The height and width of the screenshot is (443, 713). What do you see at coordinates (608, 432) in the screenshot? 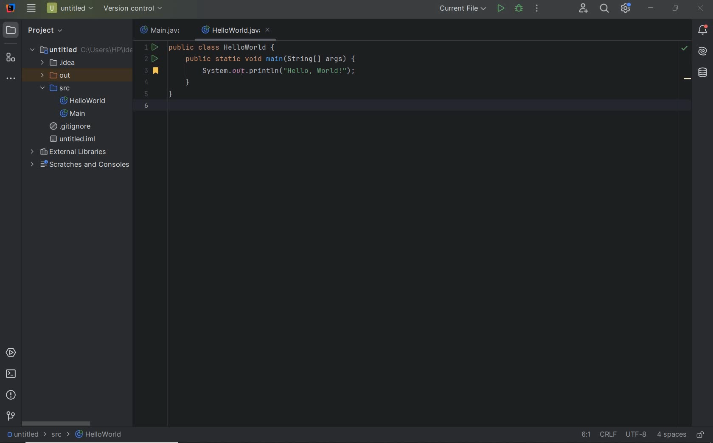
I see `CRLF(line separator)` at bounding box center [608, 432].